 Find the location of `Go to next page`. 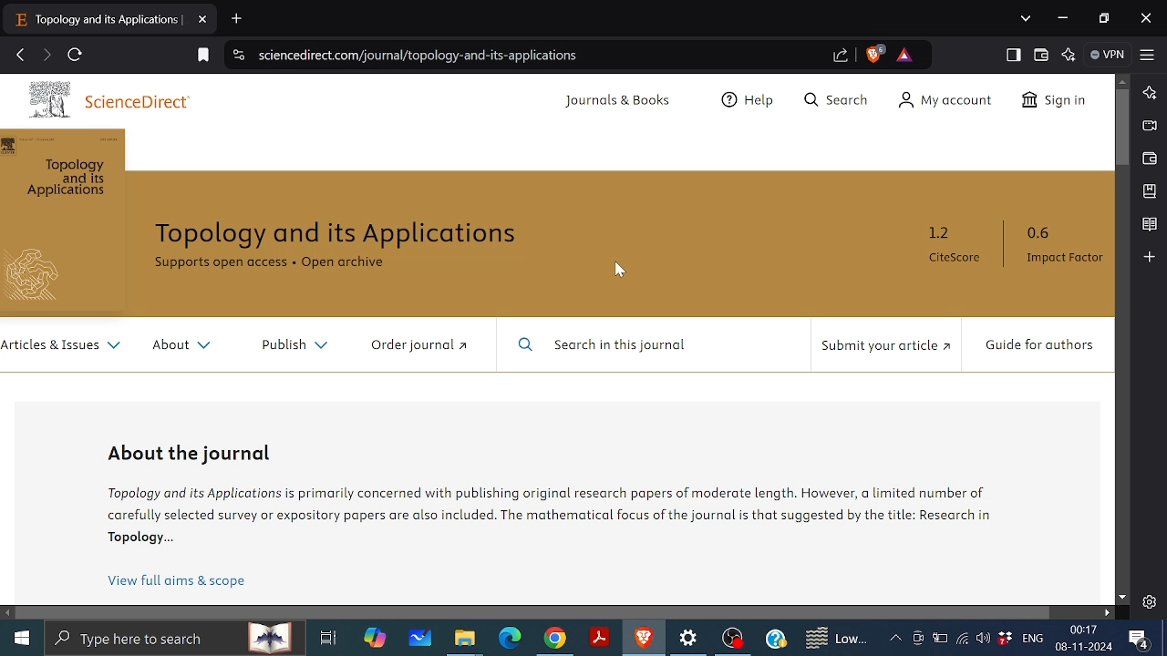

Go to next page is located at coordinates (46, 56).